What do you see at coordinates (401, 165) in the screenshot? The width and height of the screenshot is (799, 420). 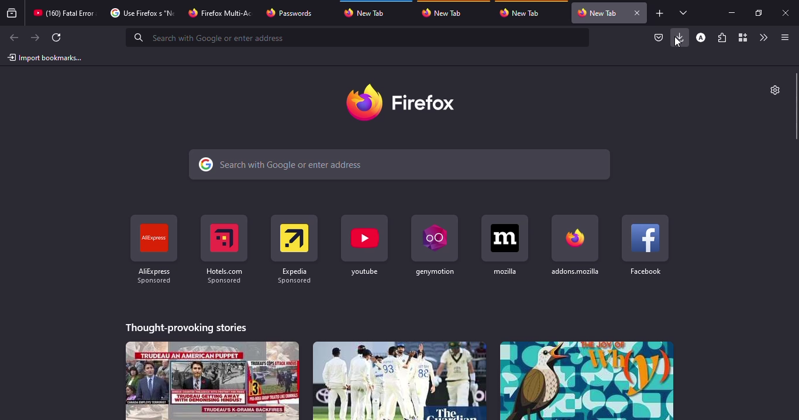 I see `search` at bounding box center [401, 165].